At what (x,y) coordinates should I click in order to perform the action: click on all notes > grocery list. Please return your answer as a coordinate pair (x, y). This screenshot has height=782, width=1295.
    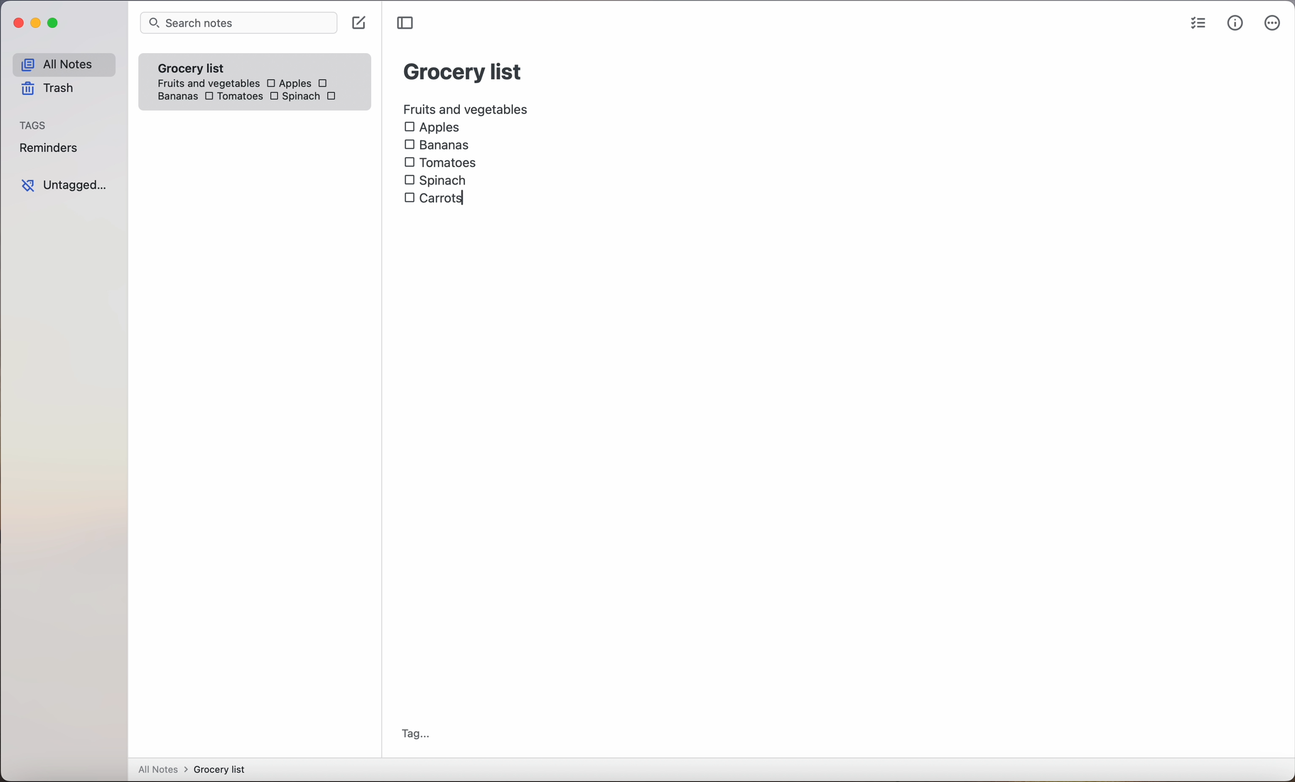
    Looking at the image, I should click on (196, 770).